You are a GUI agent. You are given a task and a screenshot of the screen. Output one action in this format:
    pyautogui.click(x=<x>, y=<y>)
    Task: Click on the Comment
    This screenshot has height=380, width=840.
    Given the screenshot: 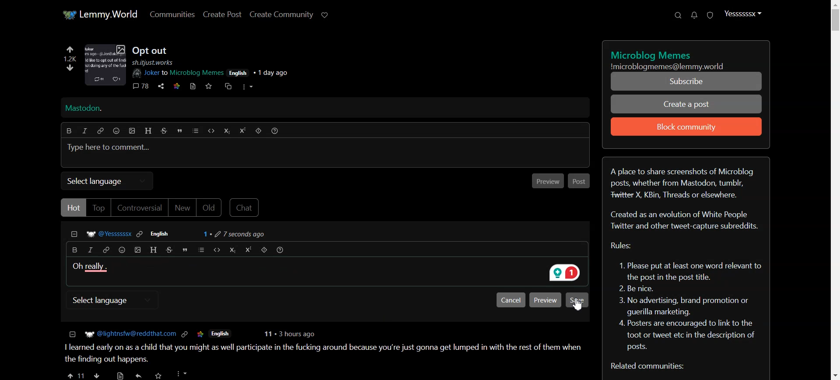 What is the action you would take?
    pyautogui.click(x=174, y=233)
    